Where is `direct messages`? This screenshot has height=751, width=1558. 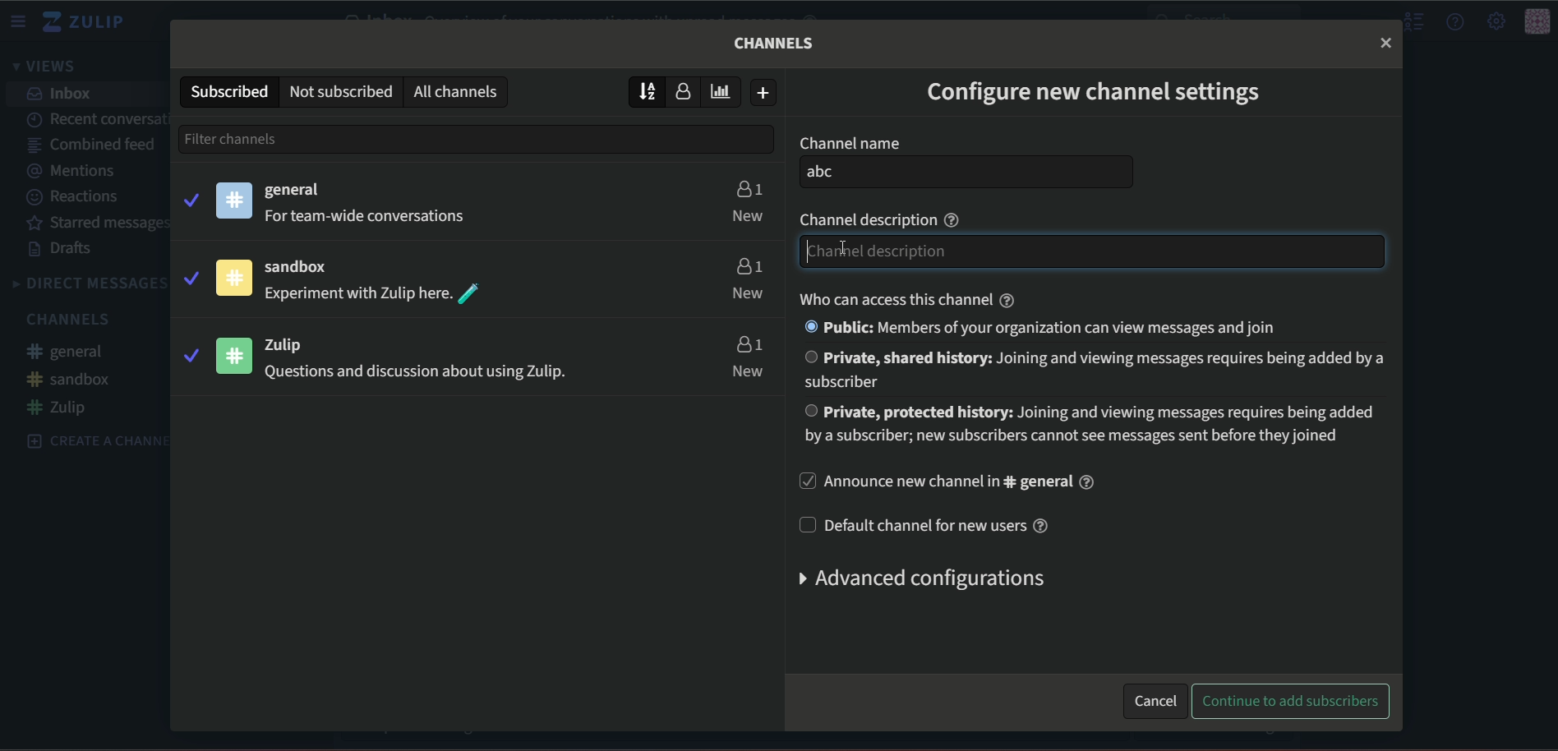 direct messages is located at coordinates (88, 283).